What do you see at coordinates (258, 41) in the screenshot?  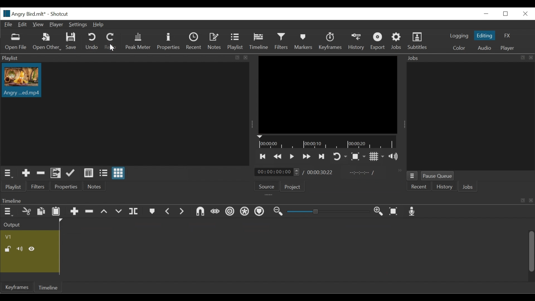 I see `Timeline` at bounding box center [258, 41].